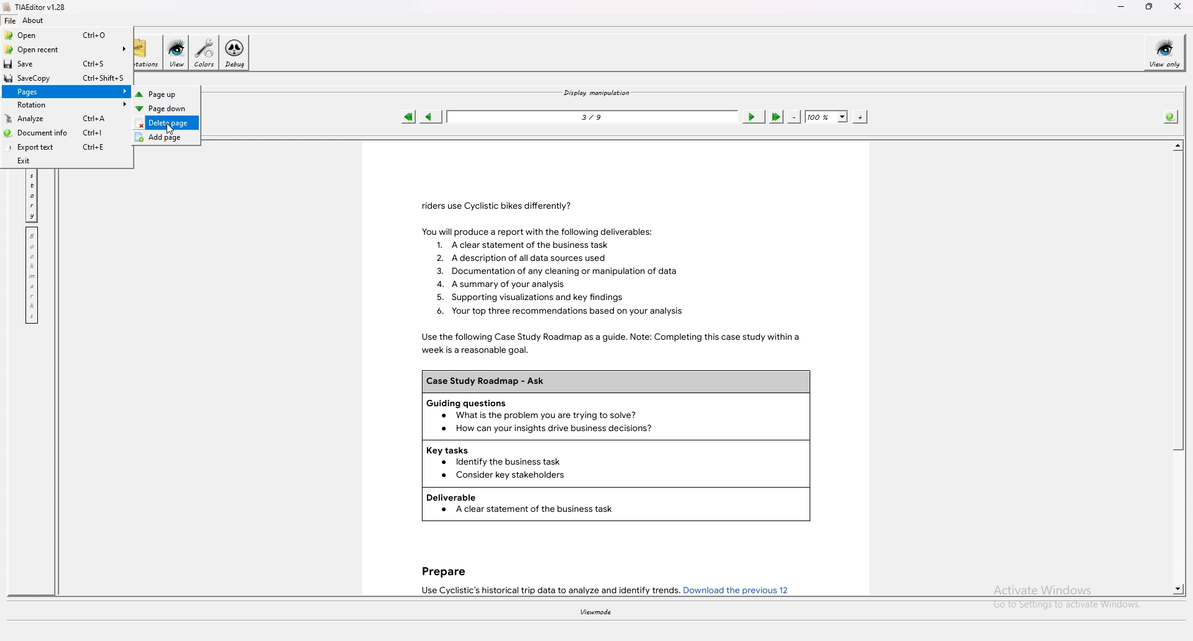 This screenshot has height=641, width=1193. Describe the element at coordinates (56, 161) in the screenshot. I see `Exit` at that location.